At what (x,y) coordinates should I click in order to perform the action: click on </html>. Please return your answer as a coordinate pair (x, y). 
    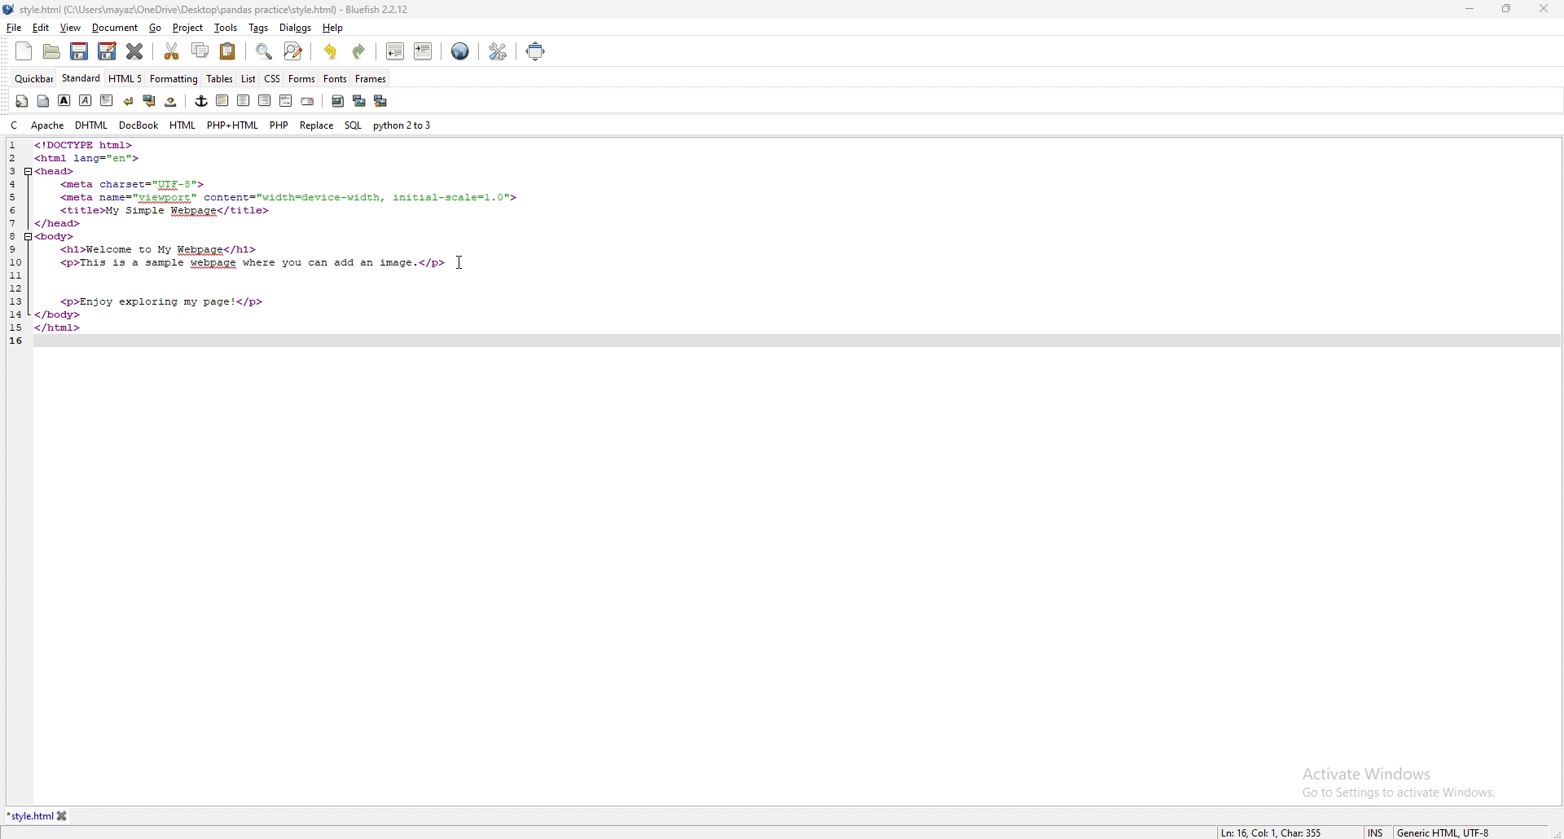
    Looking at the image, I should click on (59, 327).